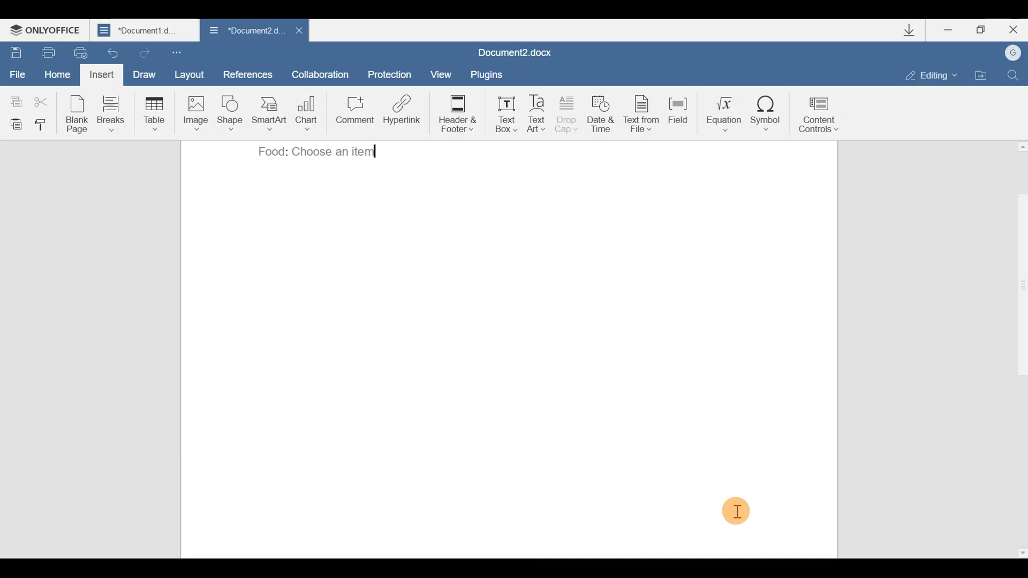  Describe the element at coordinates (1017, 73) in the screenshot. I see `Find` at that location.